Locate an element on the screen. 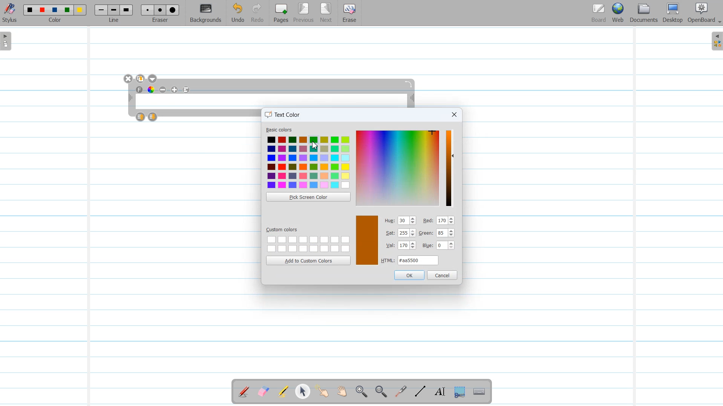 This screenshot has width=723, height=406. Erase is located at coordinates (349, 13).